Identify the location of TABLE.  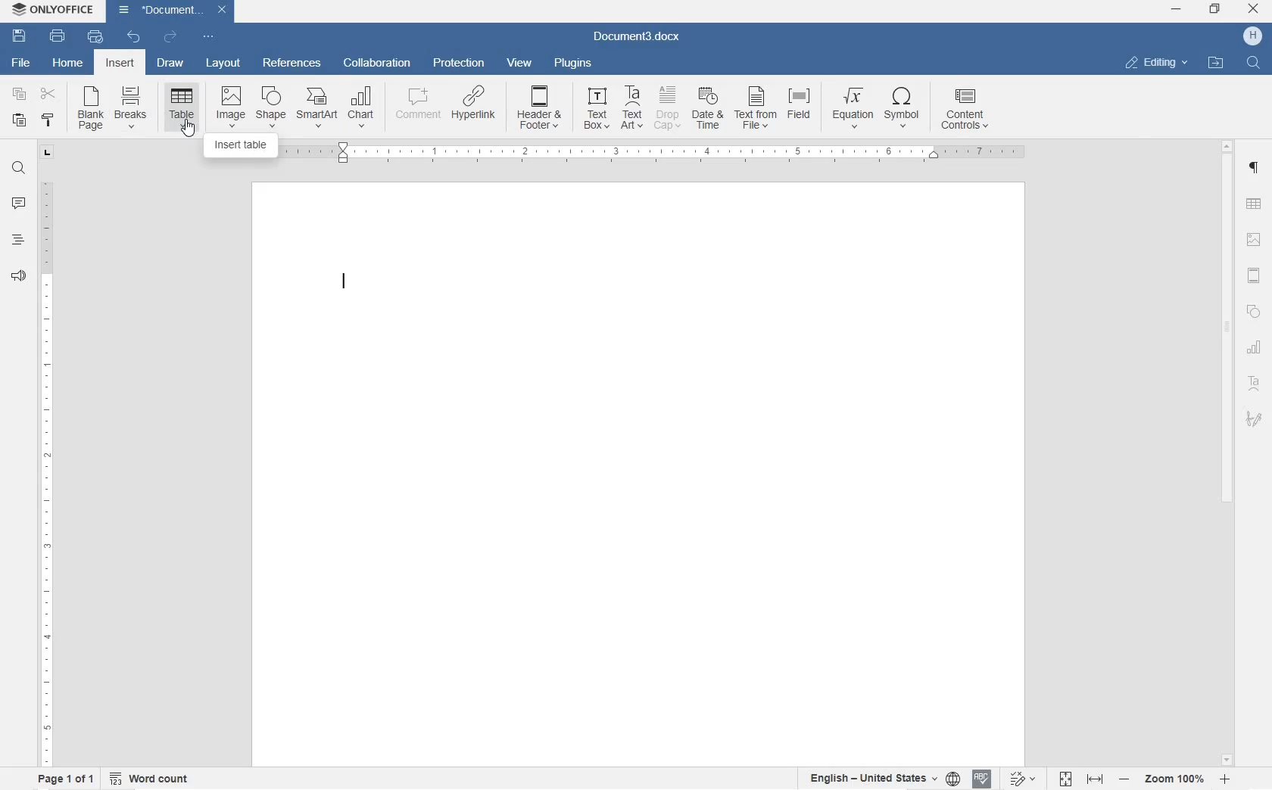
(1253, 205).